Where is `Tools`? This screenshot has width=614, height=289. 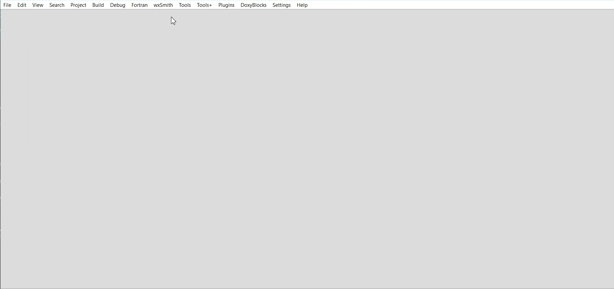
Tools is located at coordinates (185, 5).